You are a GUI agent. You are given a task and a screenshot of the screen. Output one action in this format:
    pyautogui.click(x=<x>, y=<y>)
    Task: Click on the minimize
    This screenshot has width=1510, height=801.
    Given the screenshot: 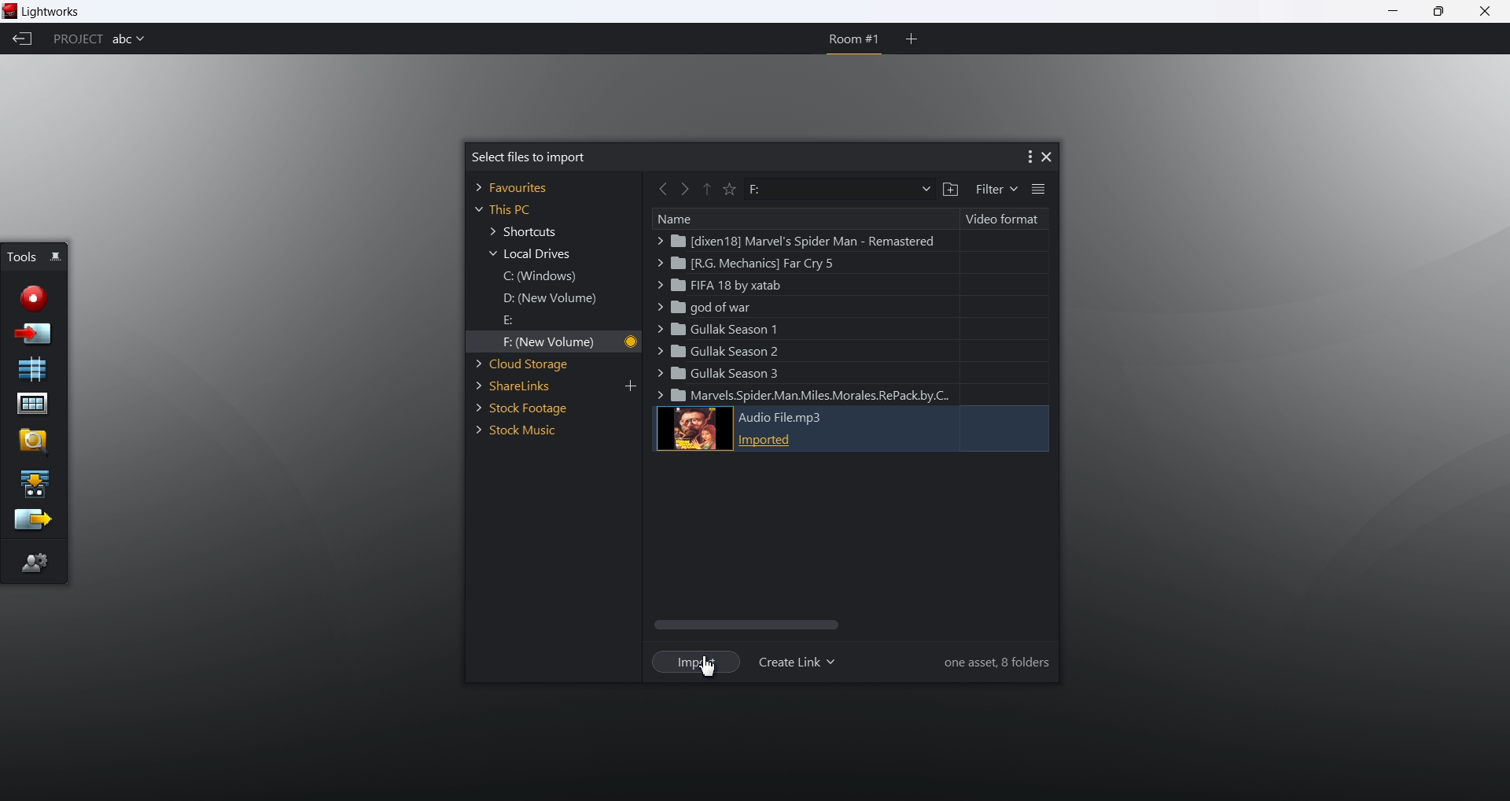 What is the action you would take?
    pyautogui.click(x=1394, y=13)
    